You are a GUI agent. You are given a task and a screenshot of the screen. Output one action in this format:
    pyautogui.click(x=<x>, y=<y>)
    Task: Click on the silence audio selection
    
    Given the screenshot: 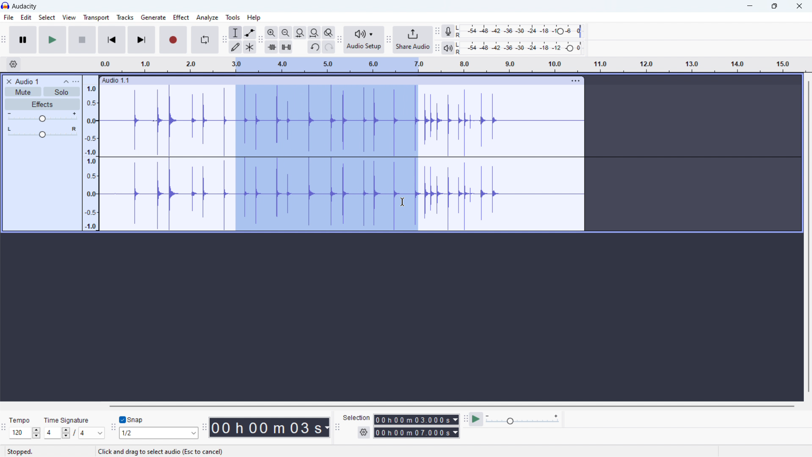 What is the action you would take?
    pyautogui.click(x=286, y=47)
    